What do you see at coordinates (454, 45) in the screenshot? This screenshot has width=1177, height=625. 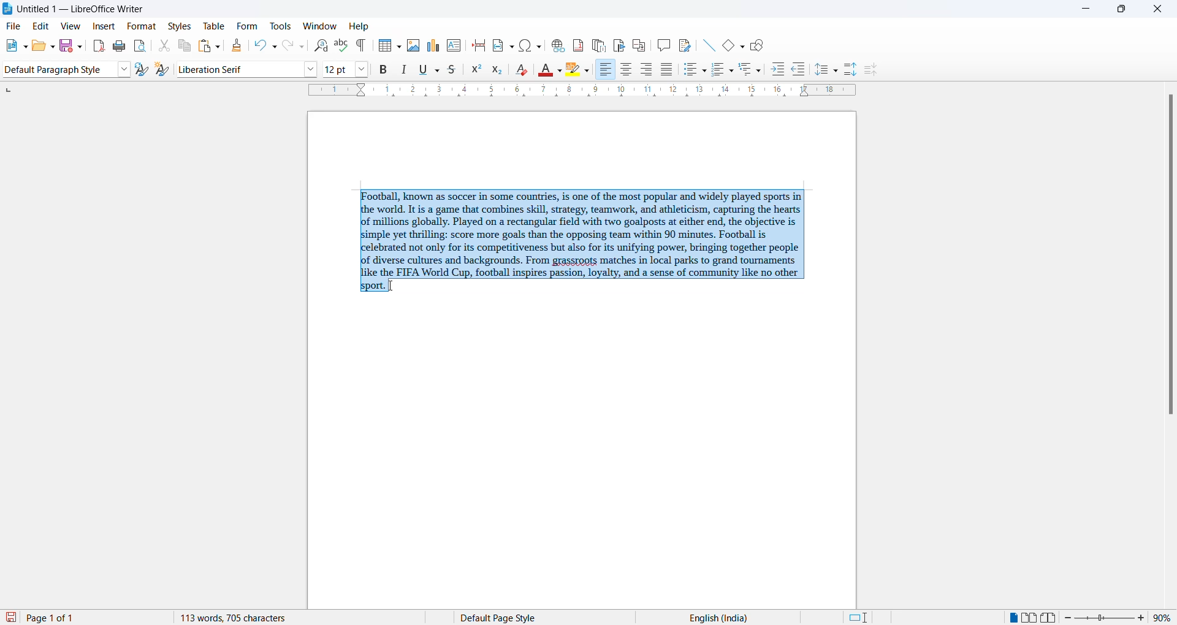 I see `insert text` at bounding box center [454, 45].